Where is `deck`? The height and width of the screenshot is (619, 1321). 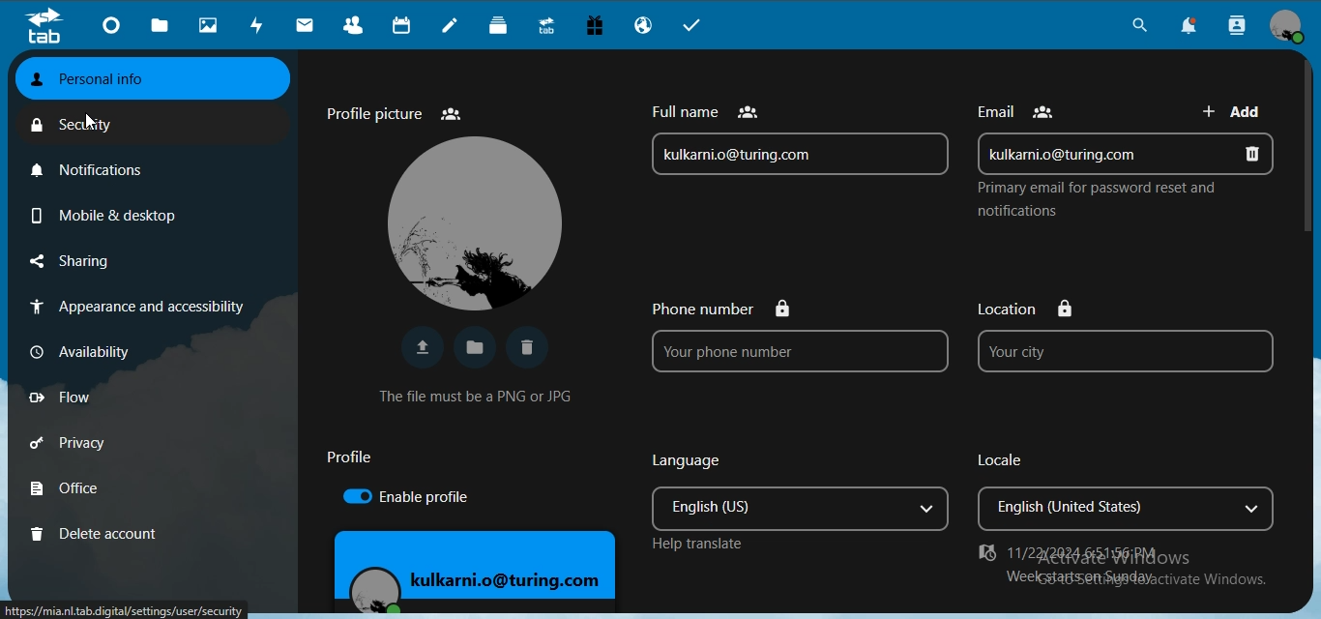 deck is located at coordinates (503, 27).